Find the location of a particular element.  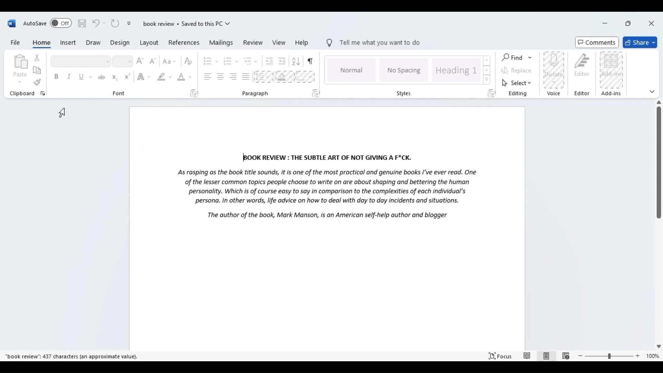

scrollbar is located at coordinates (658, 160).